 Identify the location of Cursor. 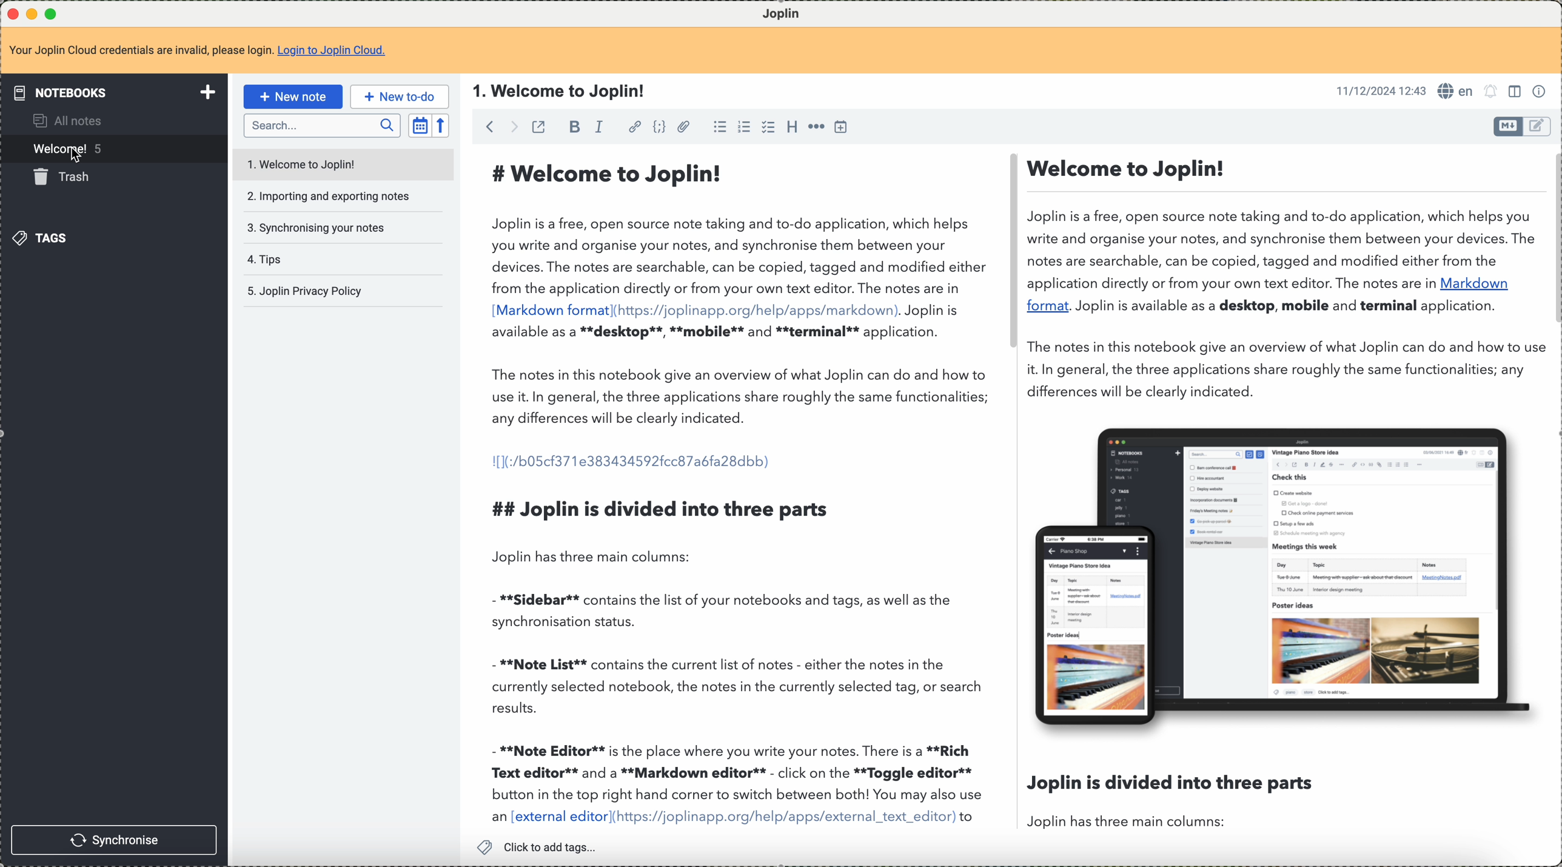
(79, 156).